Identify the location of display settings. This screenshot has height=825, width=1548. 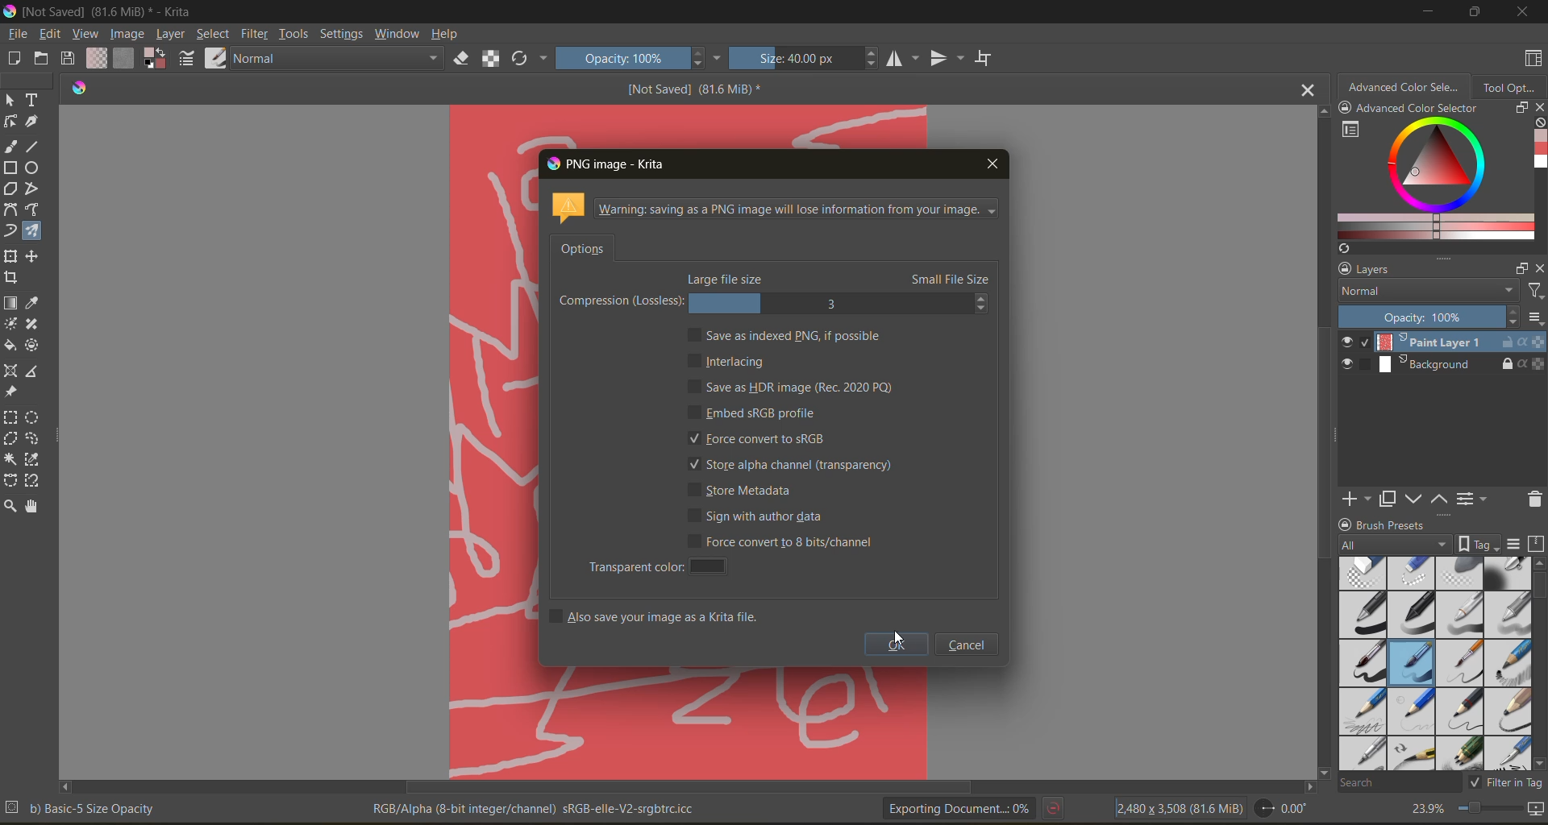
(1513, 544).